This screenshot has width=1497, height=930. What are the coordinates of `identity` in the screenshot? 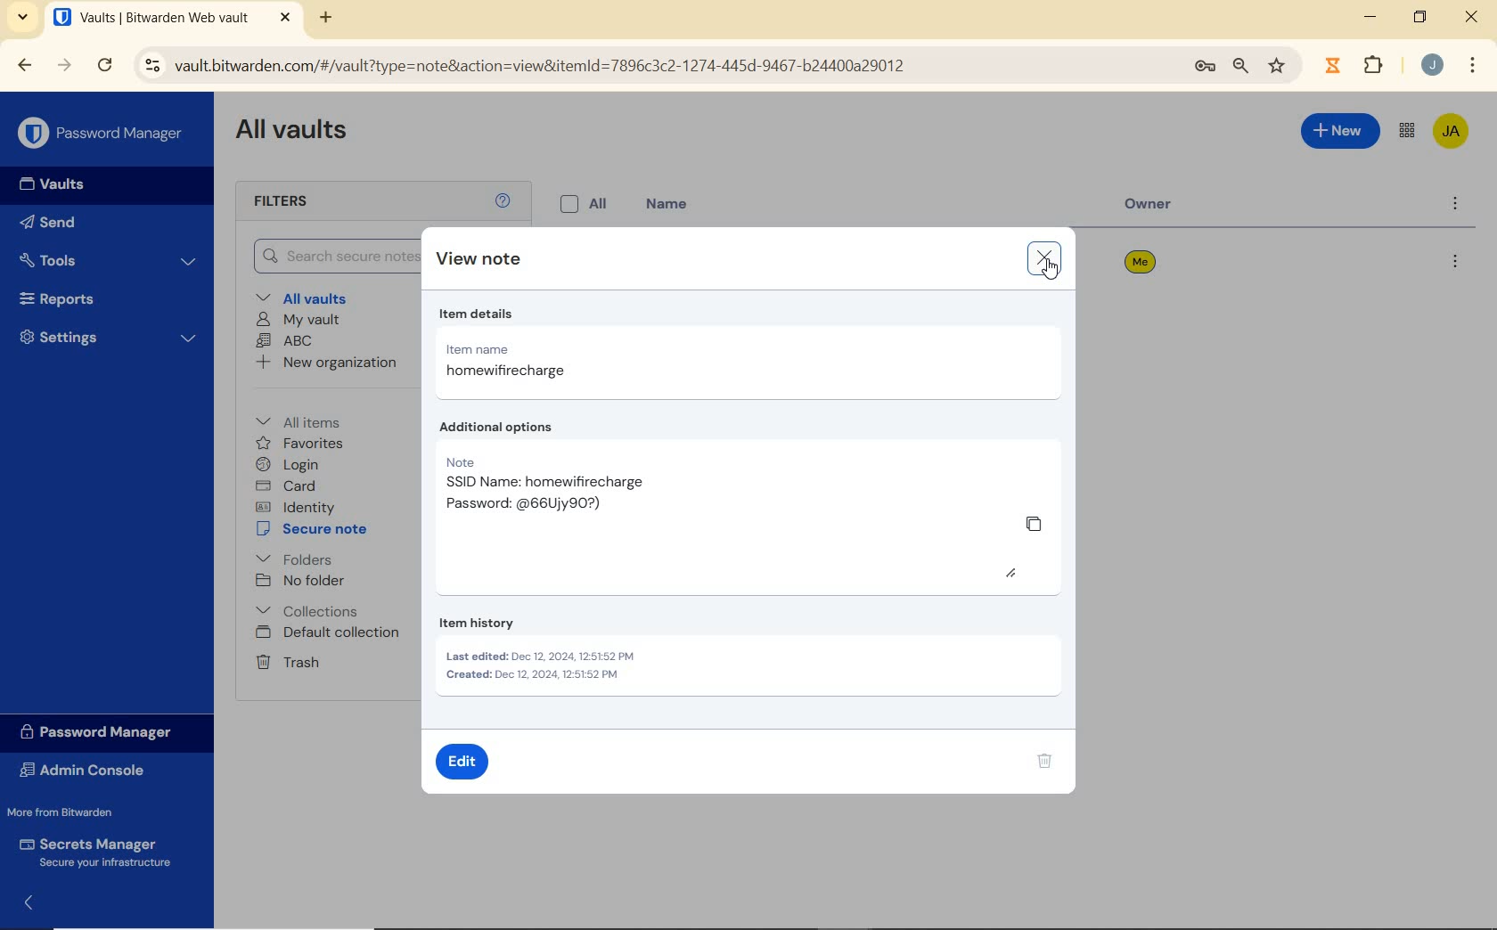 It's located at (295, 506).